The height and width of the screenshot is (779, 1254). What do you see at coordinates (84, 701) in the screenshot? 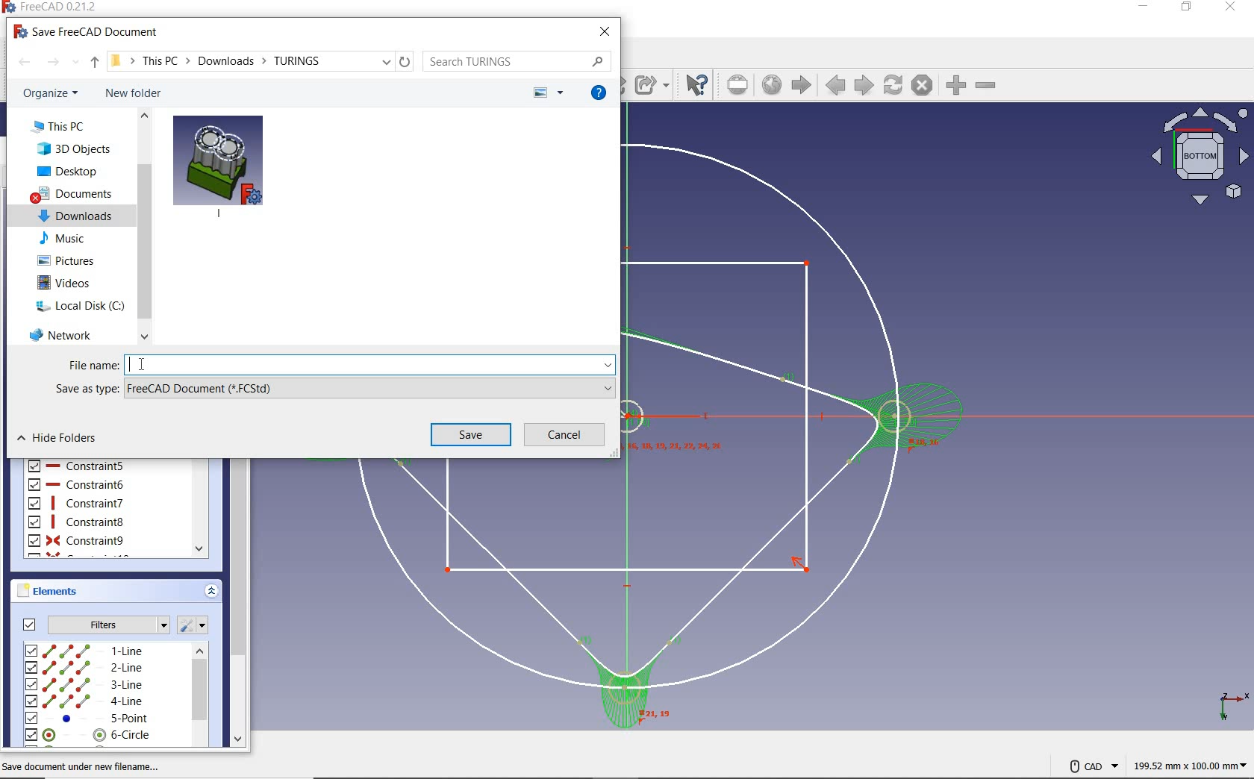
I see `4-line` at bounding box center [84, 701].